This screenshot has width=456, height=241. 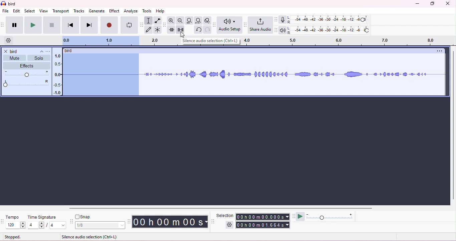 What do you see at coordinates (43, 217) in the screenshot?
I see `time signature` at bounding box center [43, 217].